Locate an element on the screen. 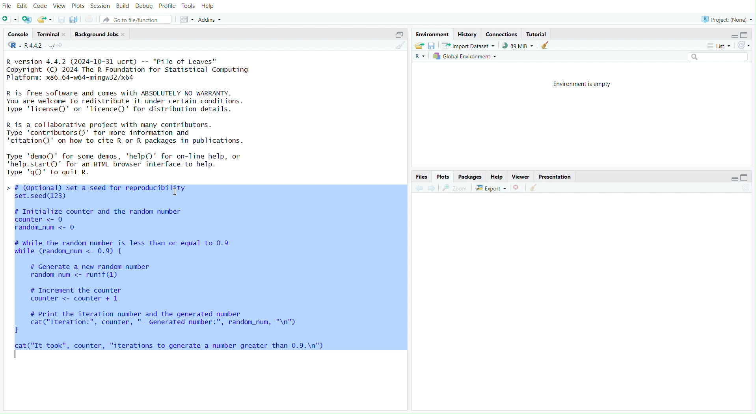 The height and width of the screenshot is (414, 756). Zoom is located at coordinates (457, 187).